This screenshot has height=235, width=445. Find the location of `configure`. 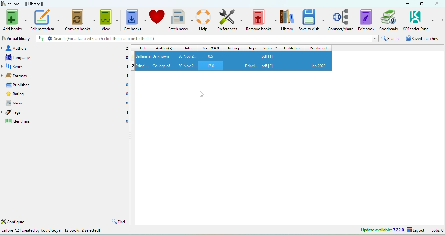

configure is located at coordinates (14, 222).